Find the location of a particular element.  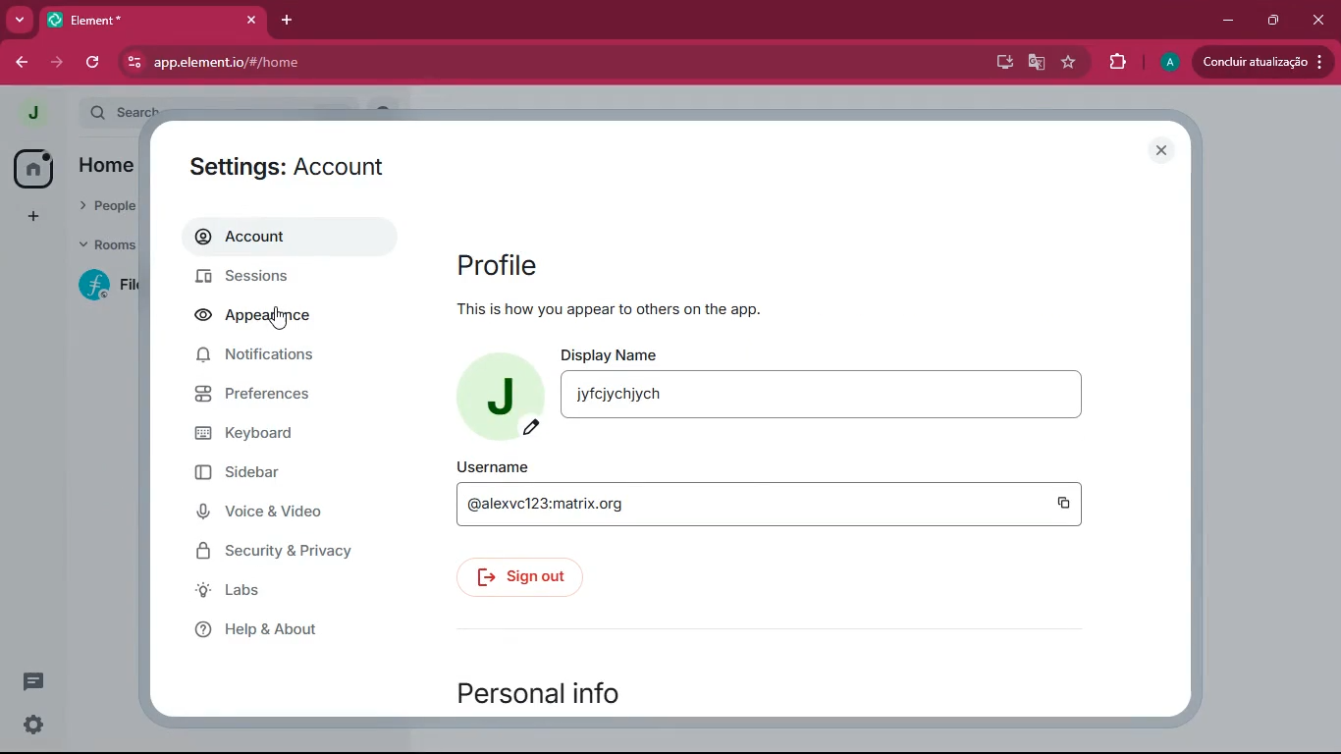

preferences is located at coordinates (286, 397).